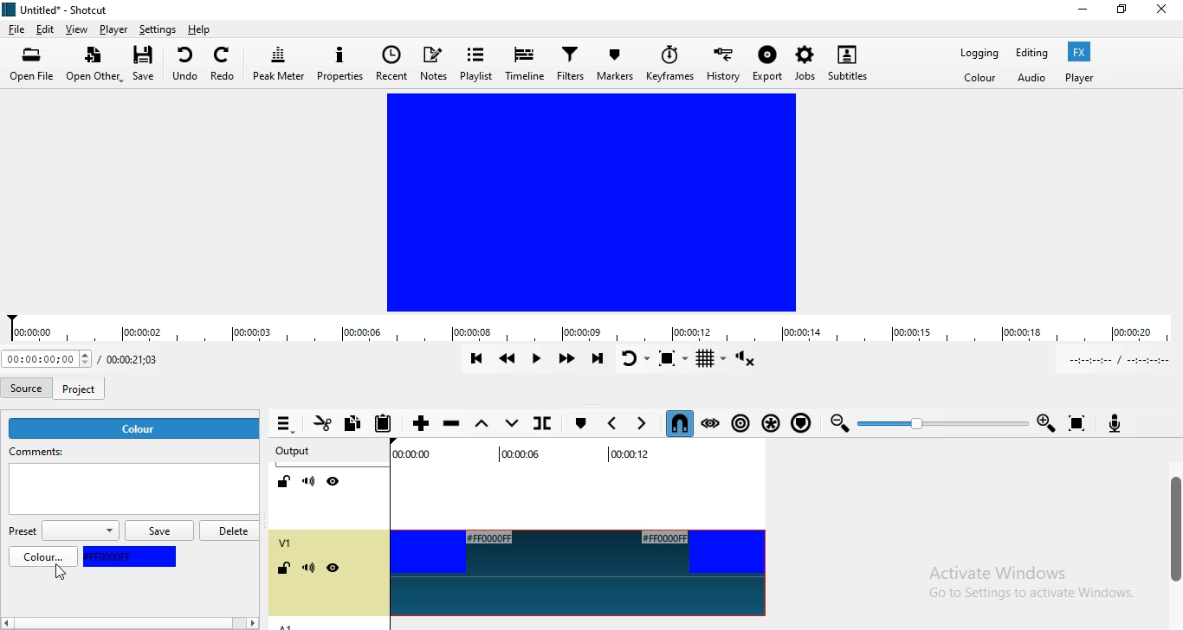  I want to click on In point, so click(1115, 360).